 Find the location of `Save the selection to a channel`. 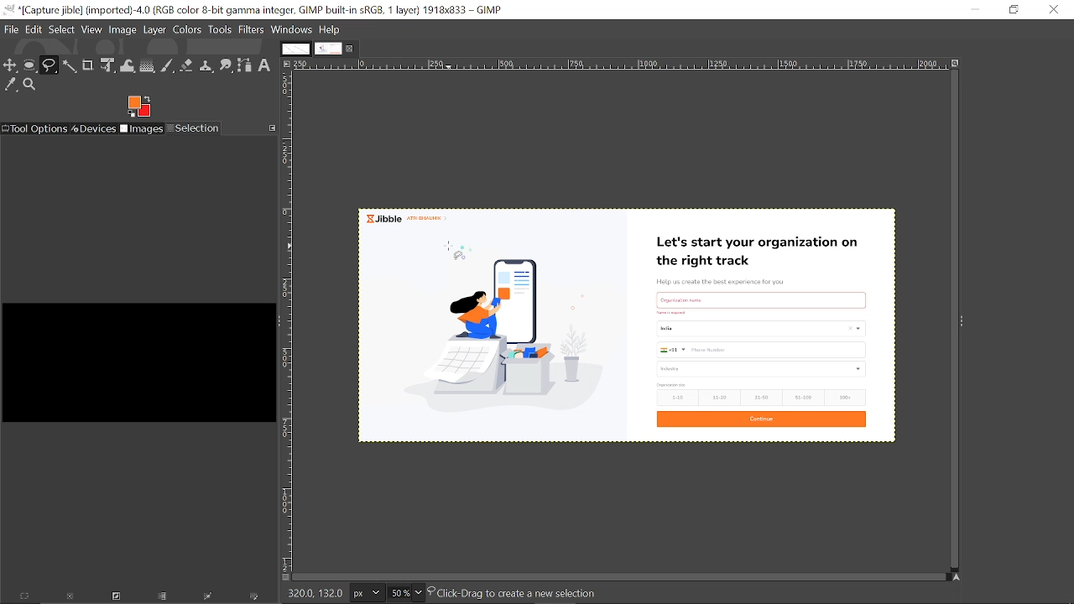

Save the selection to a channel is located at coordinates (164, 597).